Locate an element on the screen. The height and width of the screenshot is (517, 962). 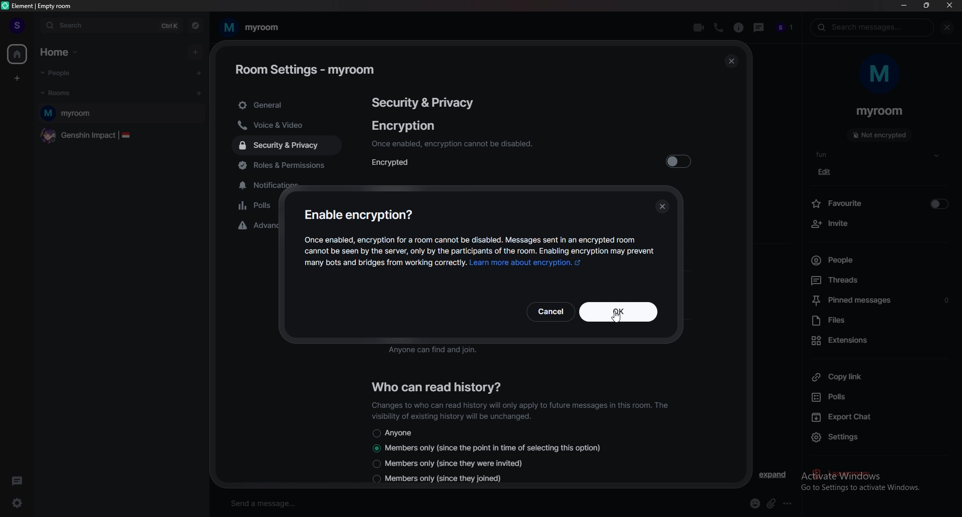
people is located at coordinates (68, 72).